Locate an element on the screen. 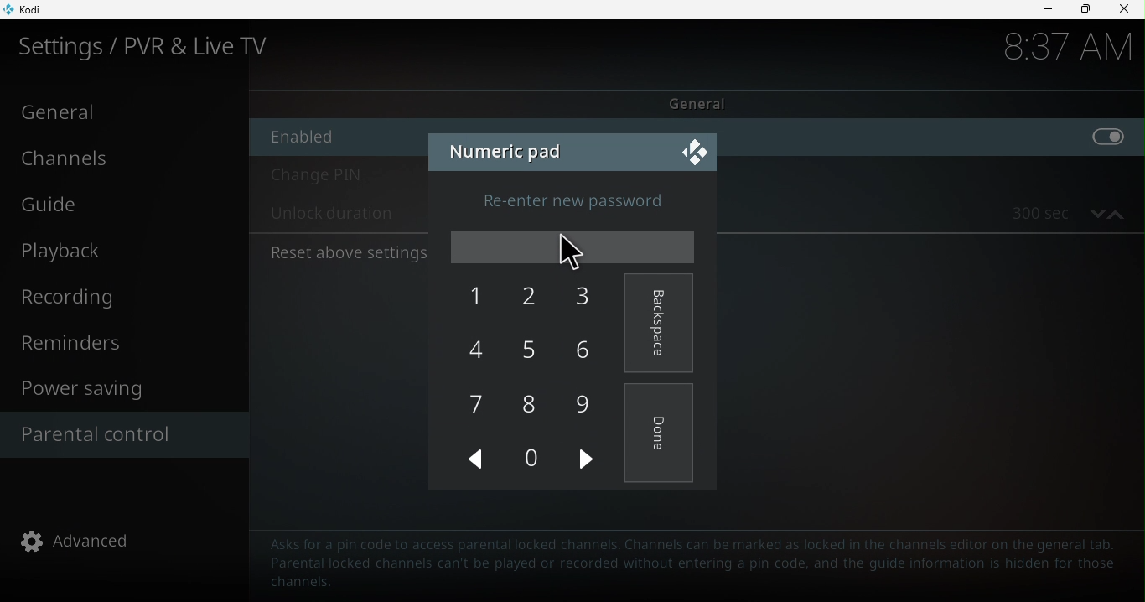  Reminders is located at coordinates (127, 345).